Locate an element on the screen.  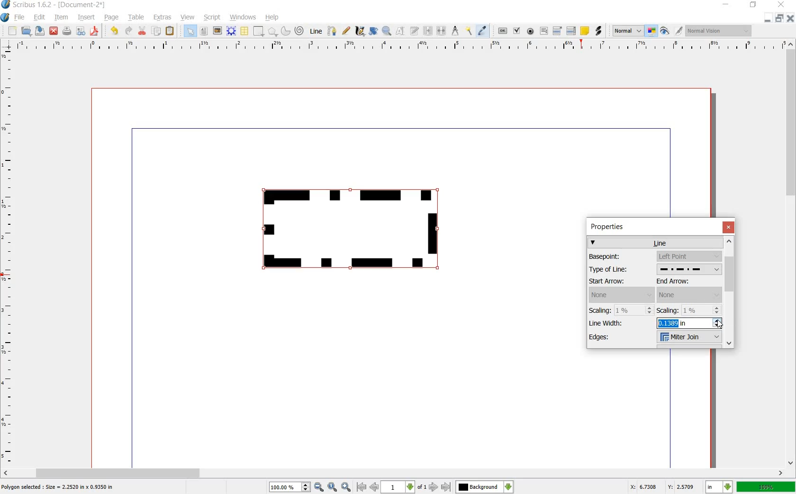
HELP is located at coordinates (272, 18).